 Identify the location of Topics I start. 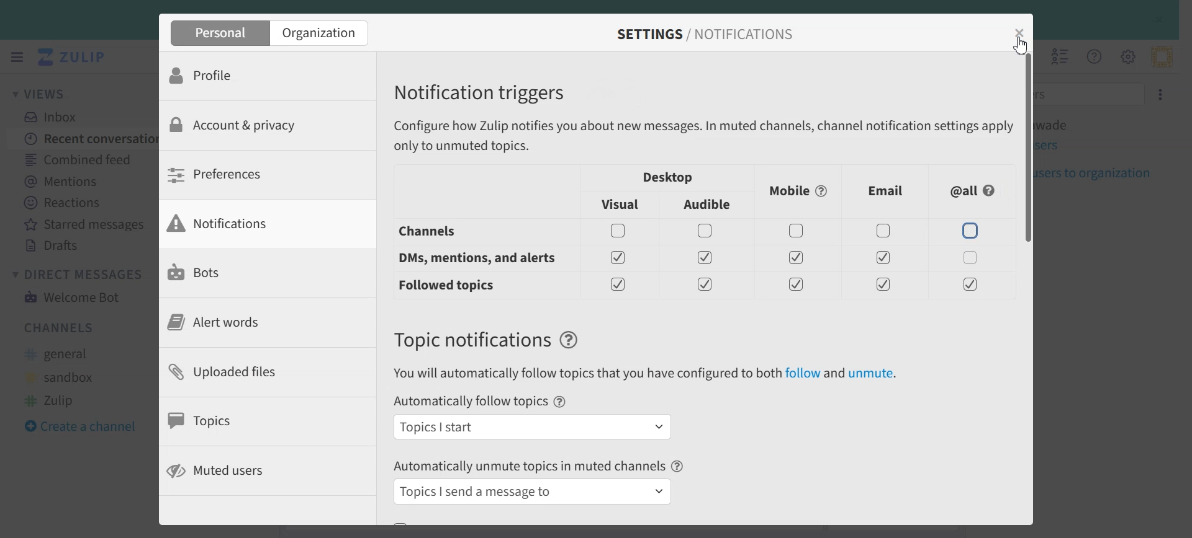
(533, 426).